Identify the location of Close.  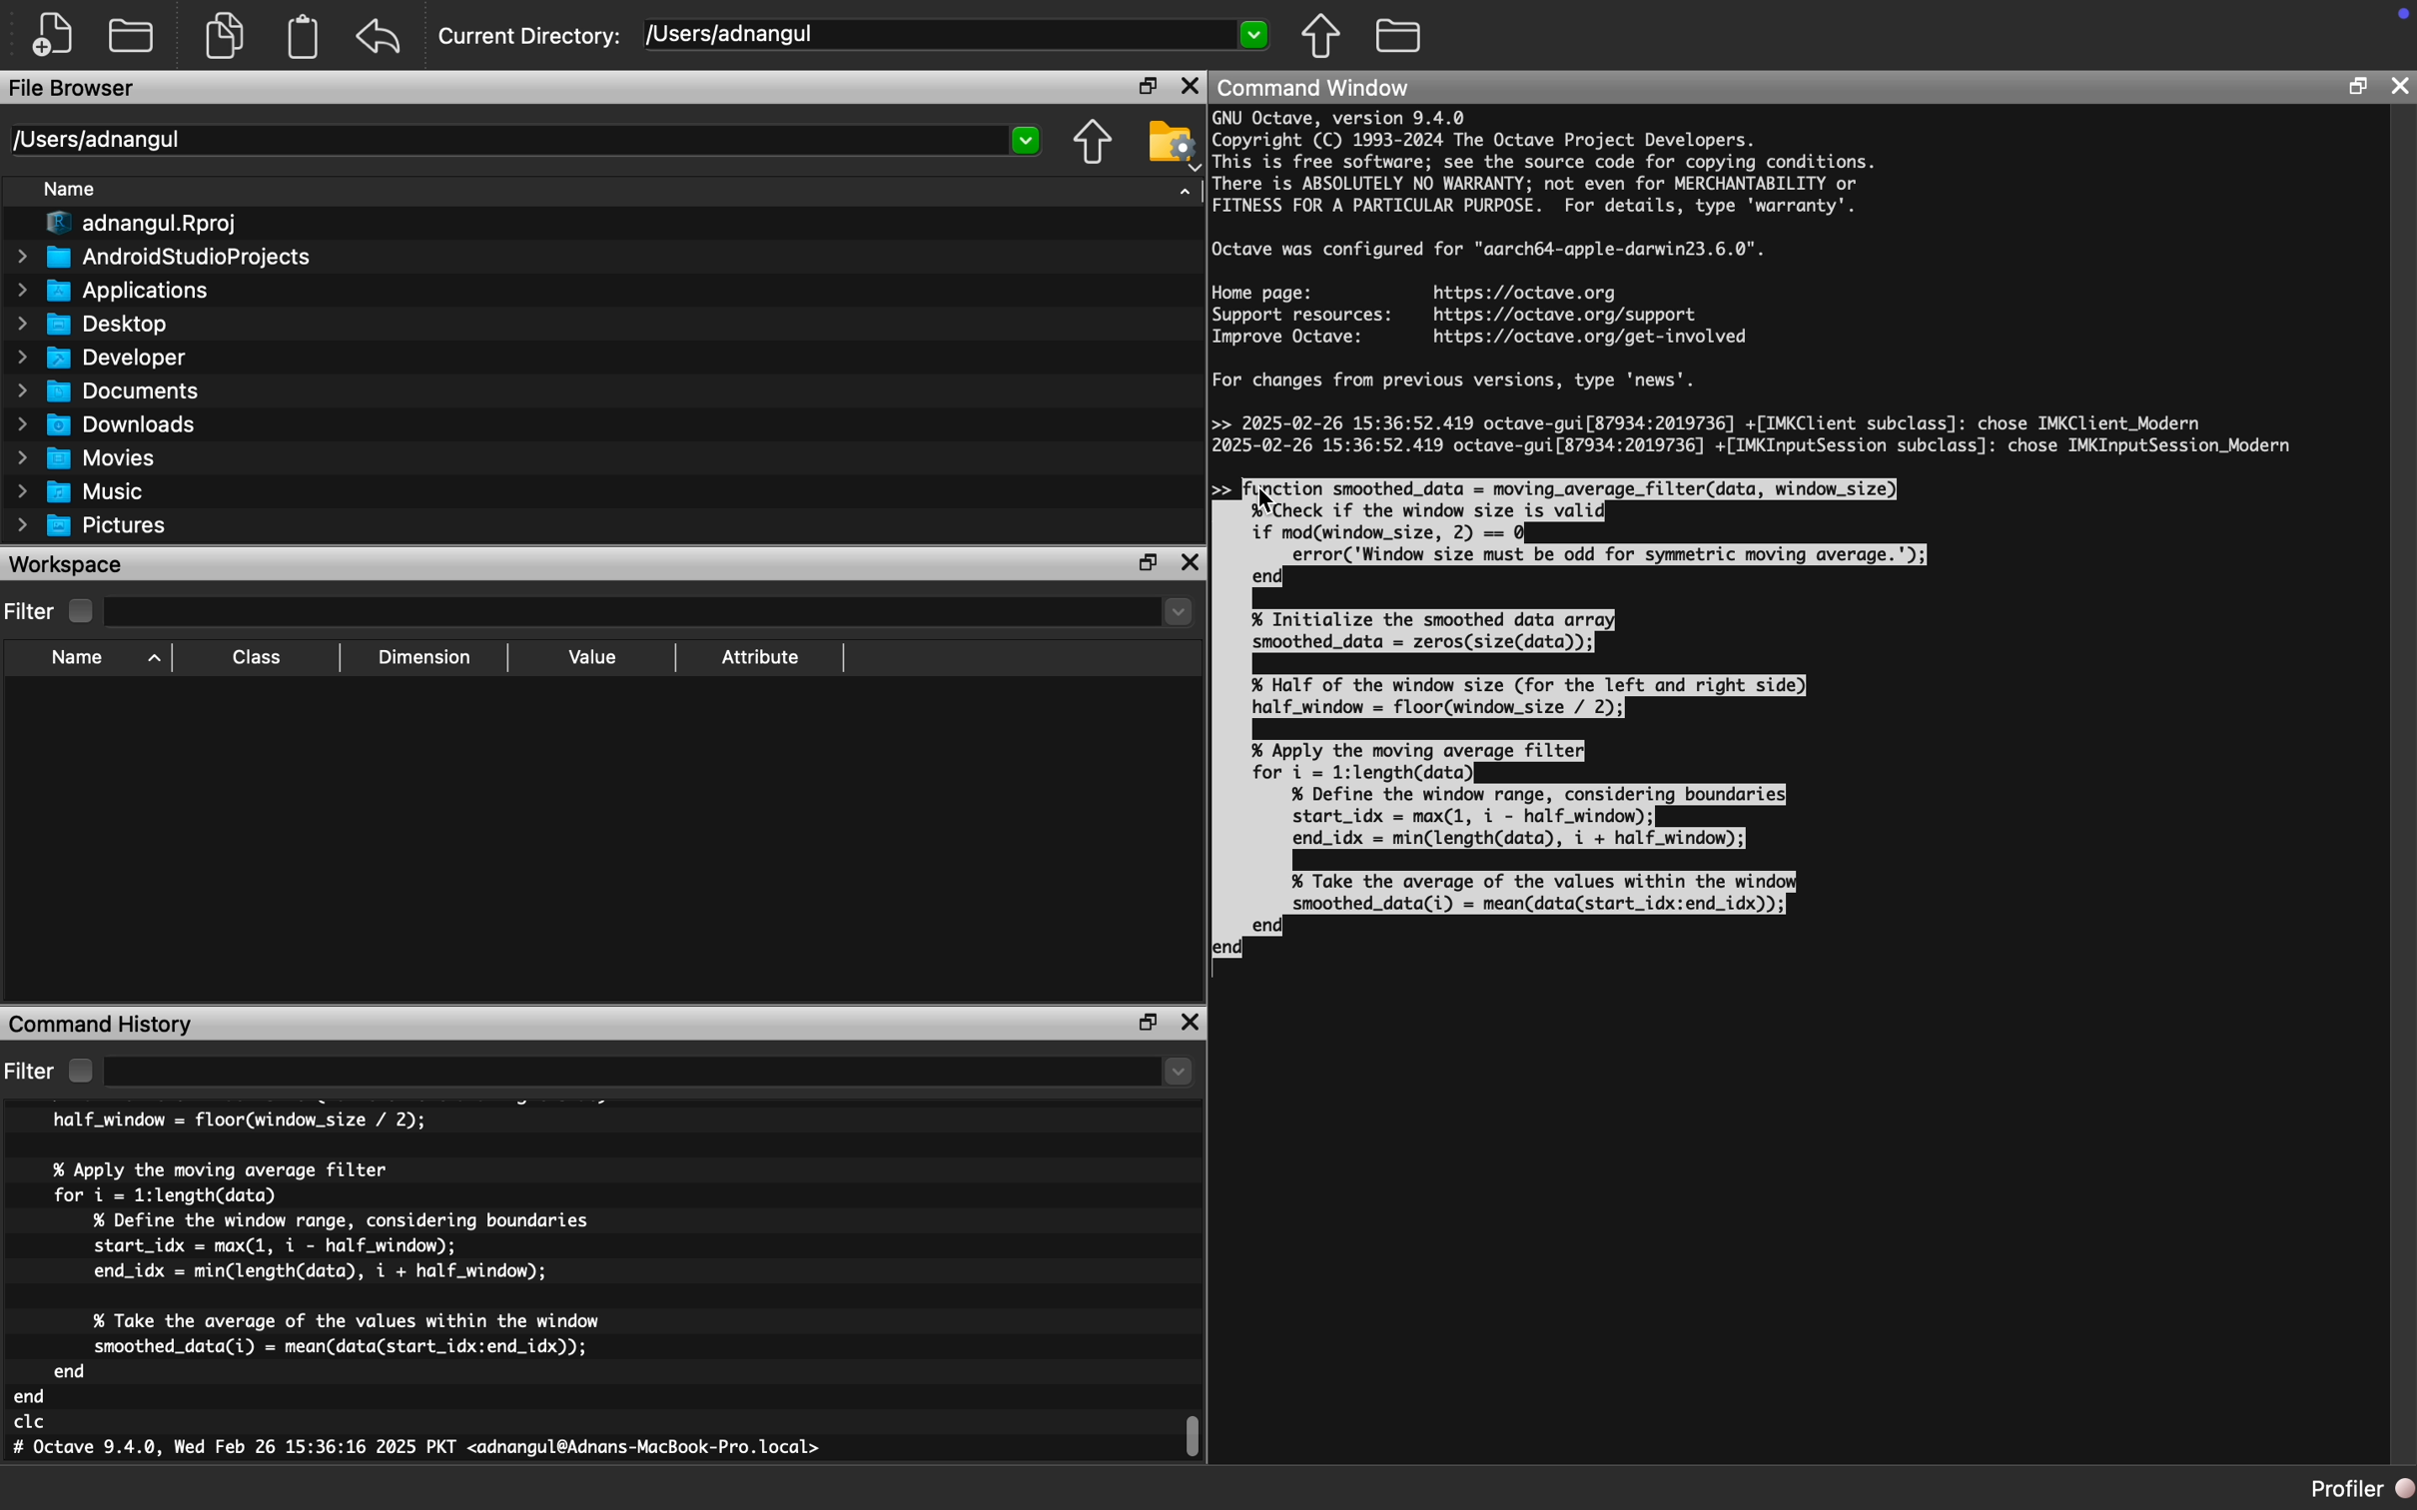
(1189, 87).